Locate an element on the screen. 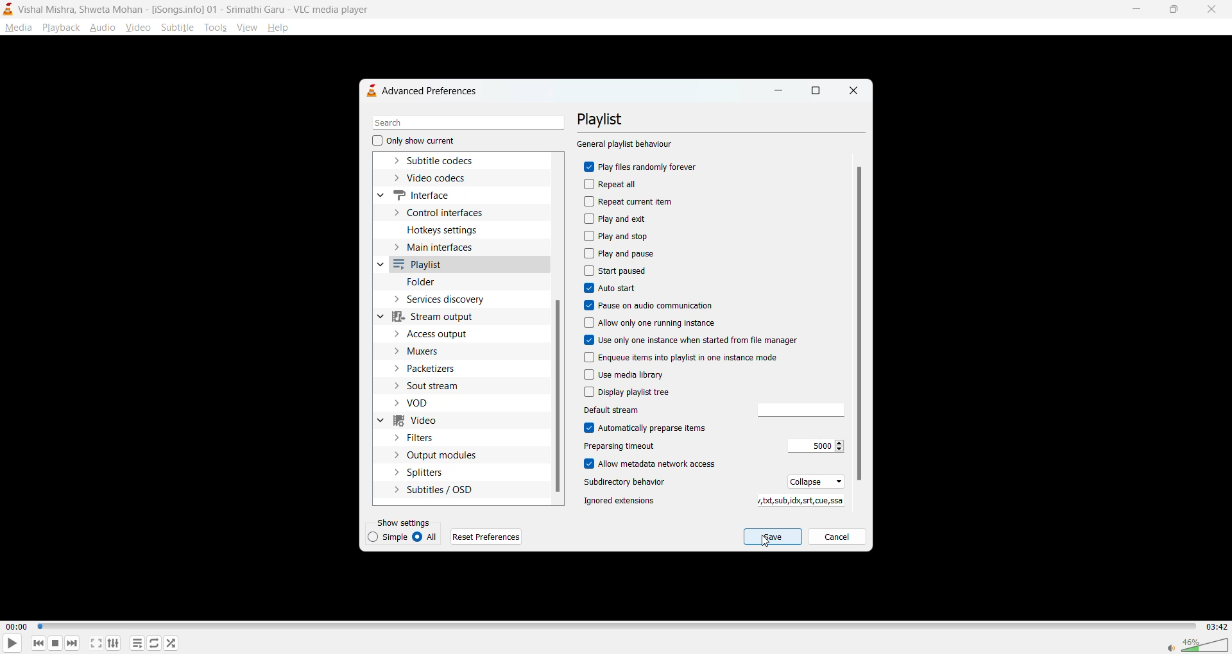 The width and height of the screenshot is (1232, 654). view is located at coordinates (246, 26).